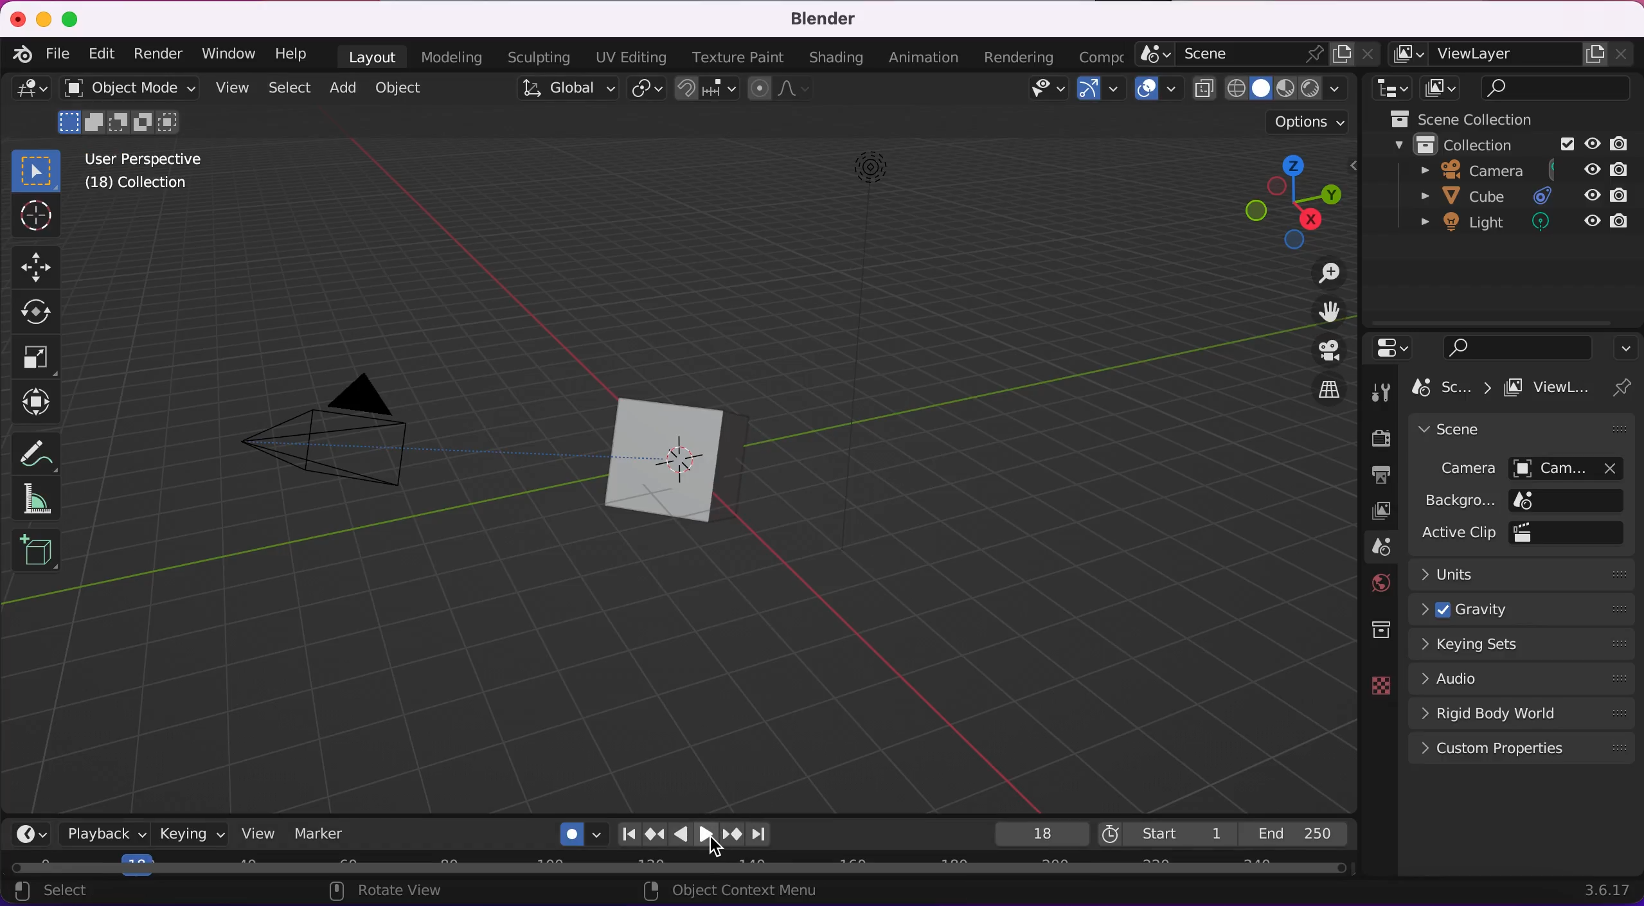 The image size is (1644, 906). What do you see at coordinates (1559, 88) in the screenshot?
I see `search` at bounding box center [1559, 88].